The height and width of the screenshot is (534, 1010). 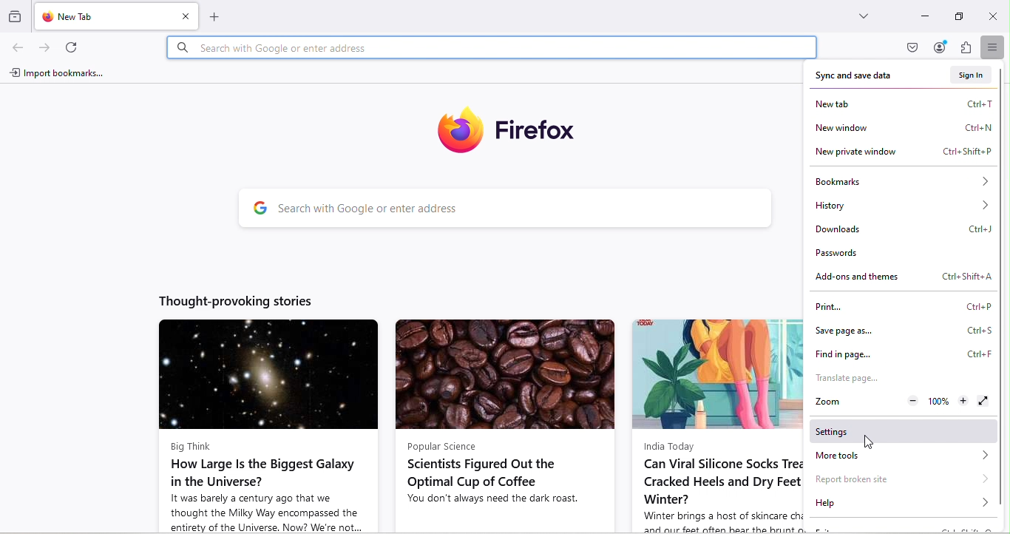 What do you see at coordinates (245, 303) in the screenshot?
I see `Thought-provoking stories` at bounding box center [245, 303].